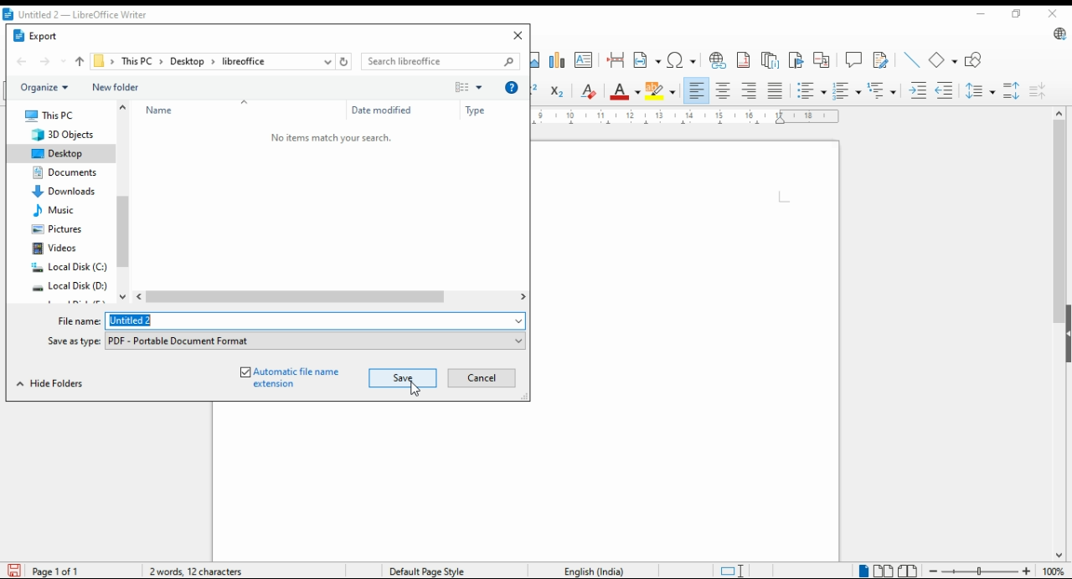  Describe the element at coordinates (517, 33) in the screenshot. I see `close window` at that location.